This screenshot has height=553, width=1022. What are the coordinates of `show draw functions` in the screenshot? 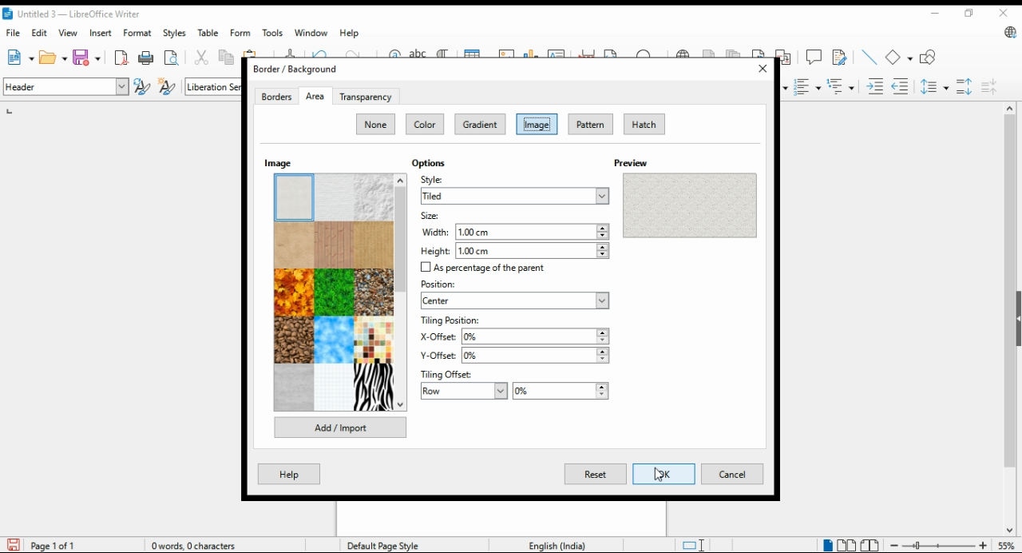 It's located at (930, 58).